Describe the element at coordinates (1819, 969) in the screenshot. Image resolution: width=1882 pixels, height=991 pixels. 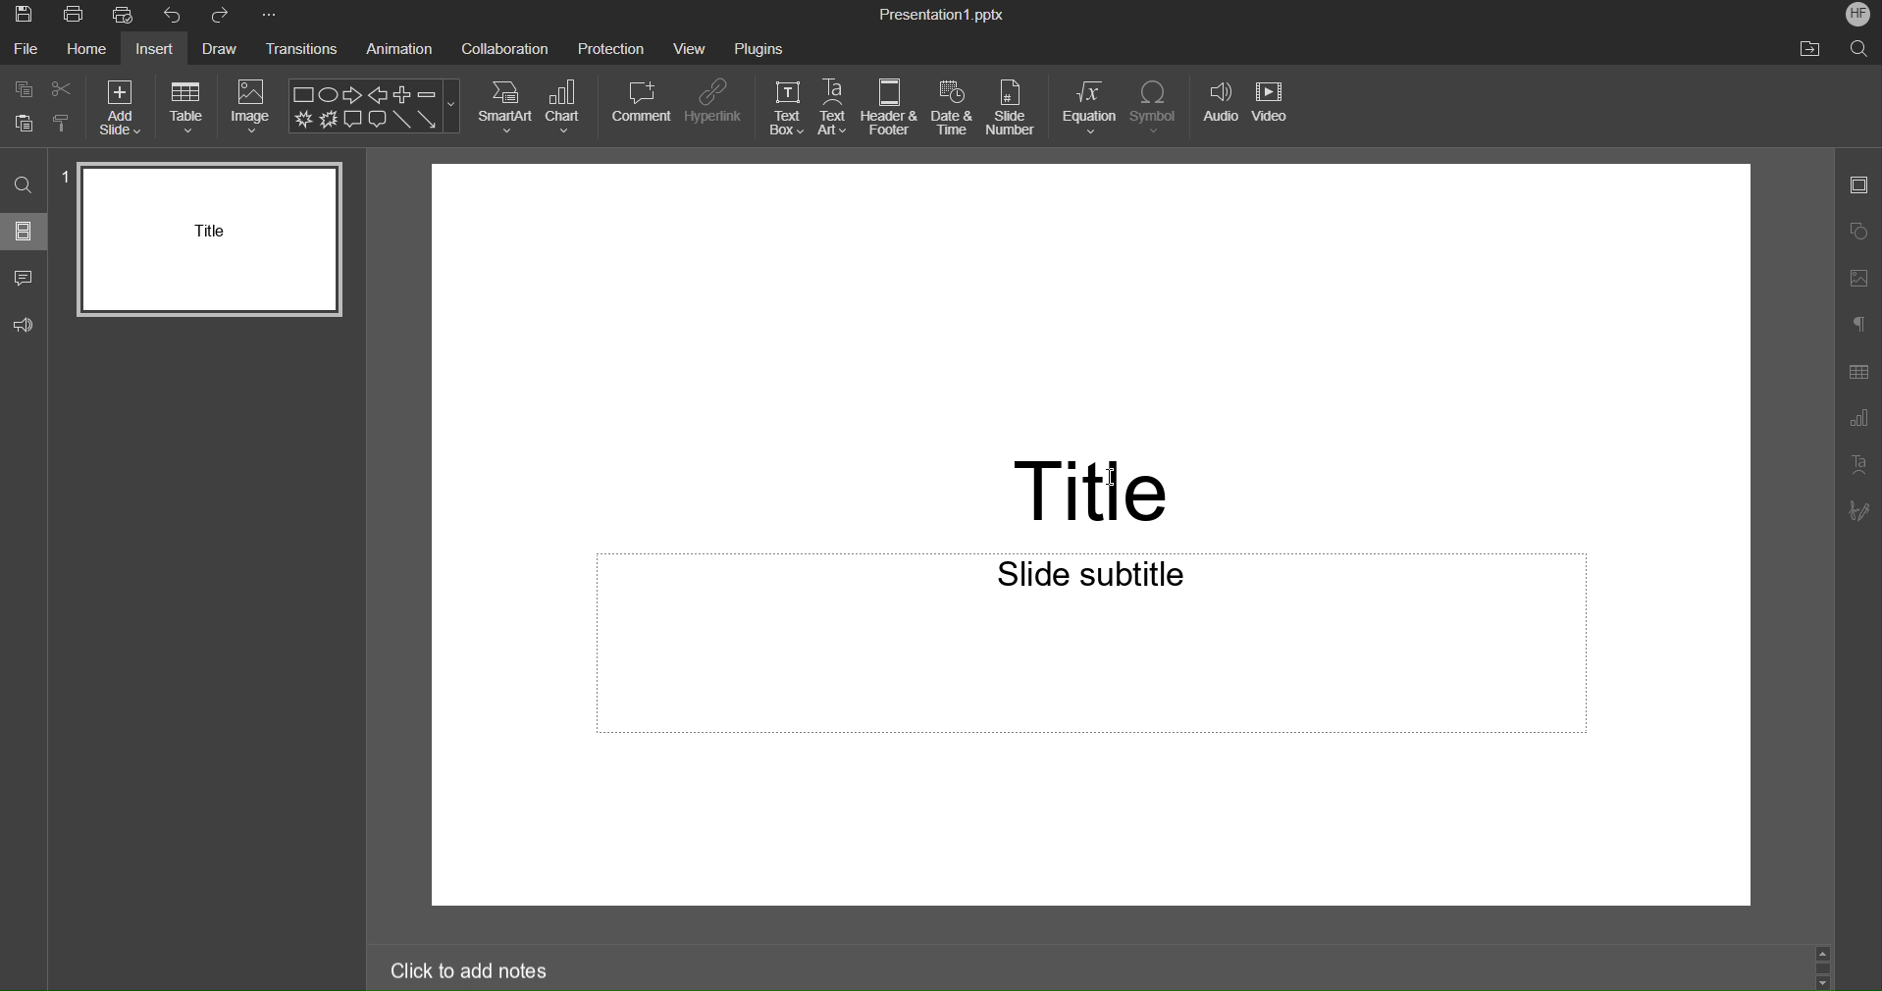
I see `Scroll Up and Down Buttons` at that location.